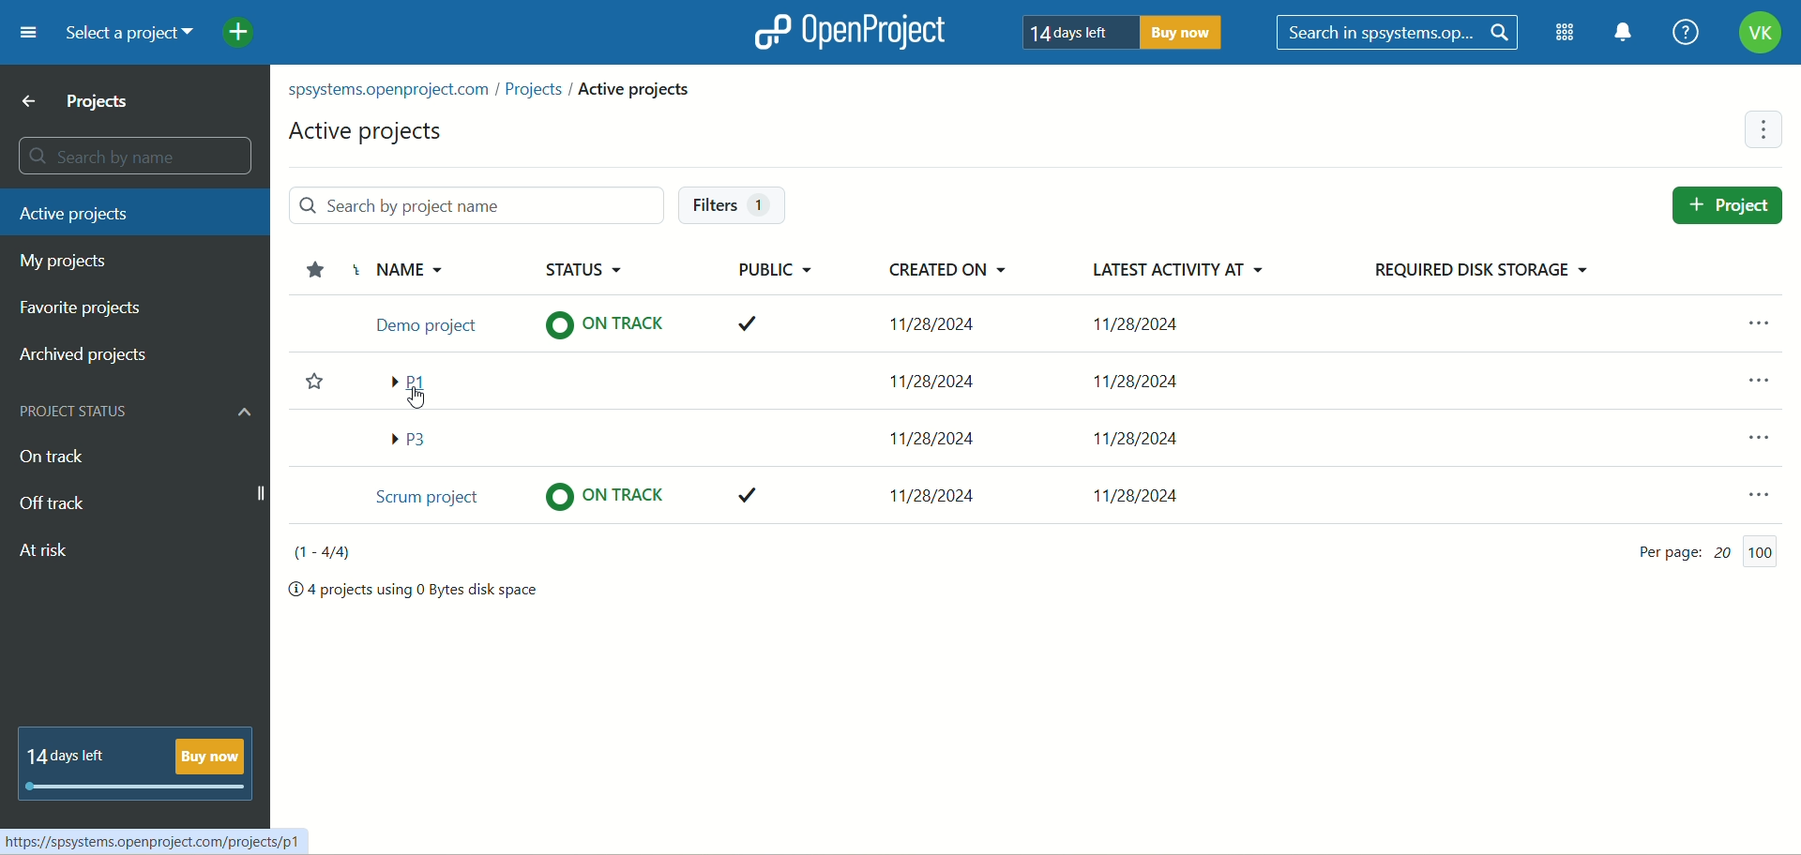 Image resolution: width=1801 pixels, height=855 pixels. What do you see at coordinates (1188, 36) in the screenshot?
I see `buy now` at bounding box center [1188, 36].